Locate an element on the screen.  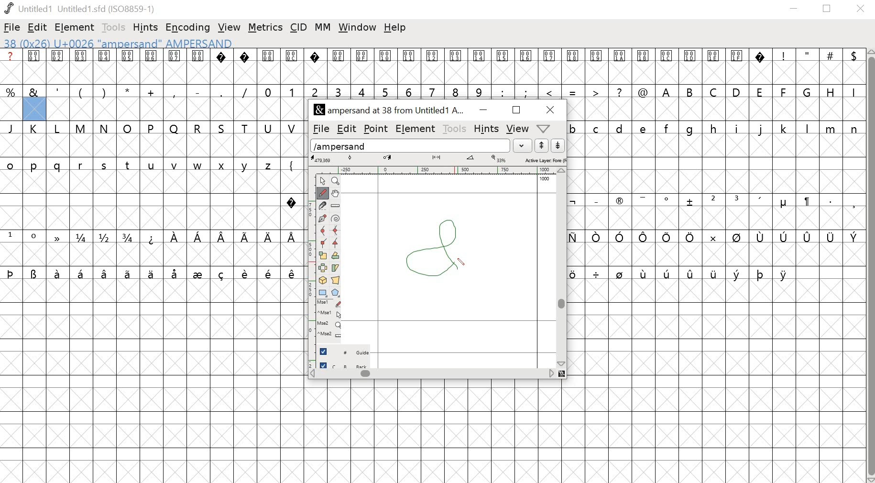
help is located at coordinates (396, 28).